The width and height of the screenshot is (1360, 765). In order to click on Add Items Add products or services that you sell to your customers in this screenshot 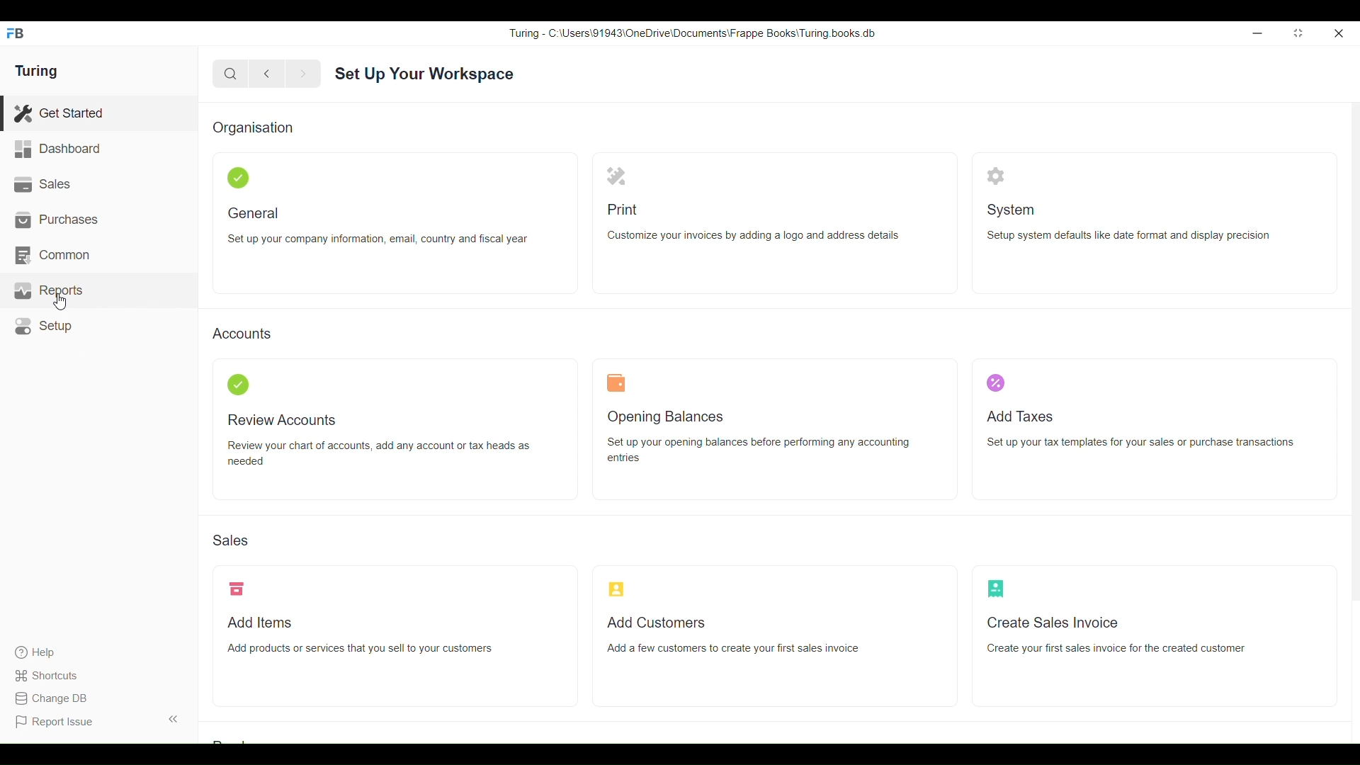, I will do `click(360, 636)`.